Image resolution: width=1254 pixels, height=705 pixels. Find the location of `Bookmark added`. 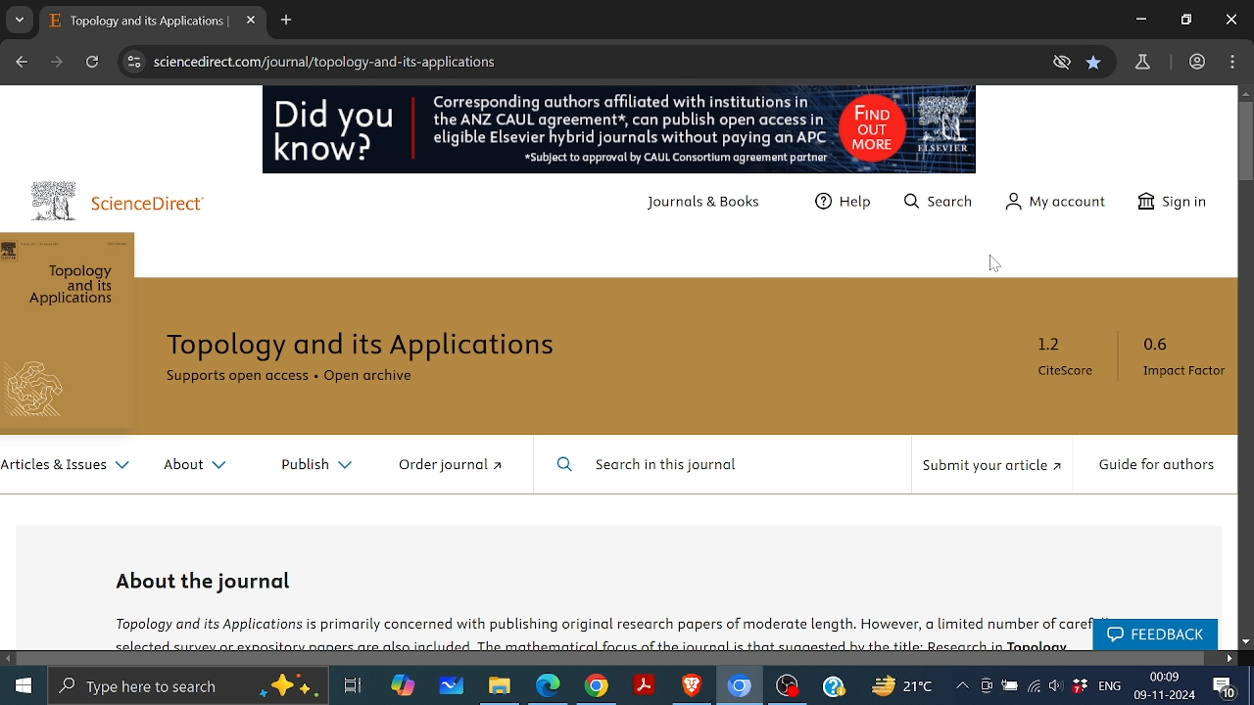

Bookmark added is located at coordinates (1096, 64).